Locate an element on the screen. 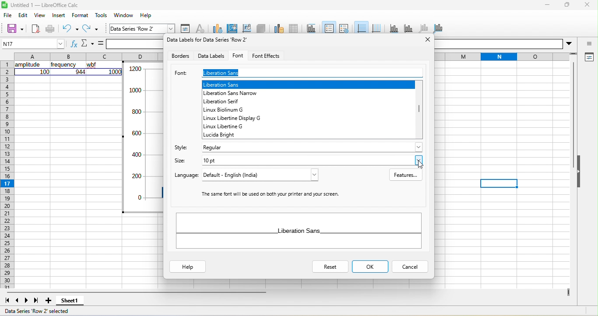  help is located at coordinates (145, 15).